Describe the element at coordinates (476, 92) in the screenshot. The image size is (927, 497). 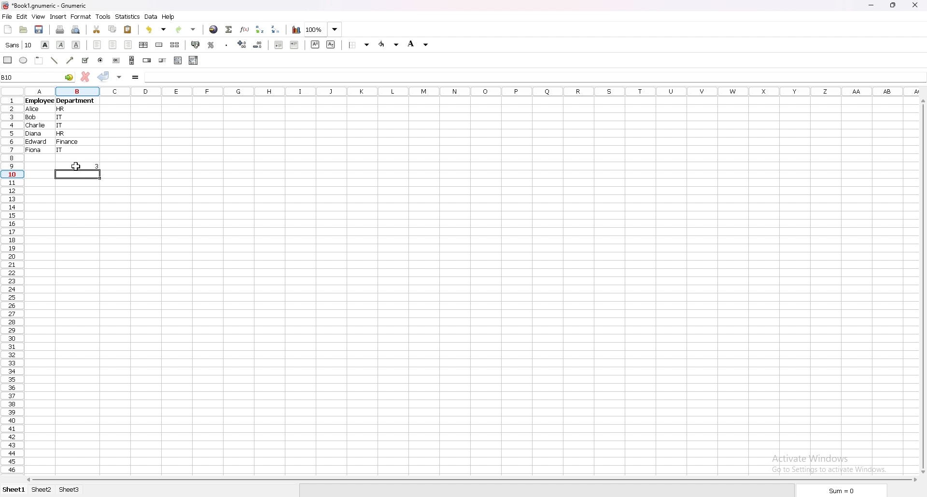
I see `selected cell column` at that location.